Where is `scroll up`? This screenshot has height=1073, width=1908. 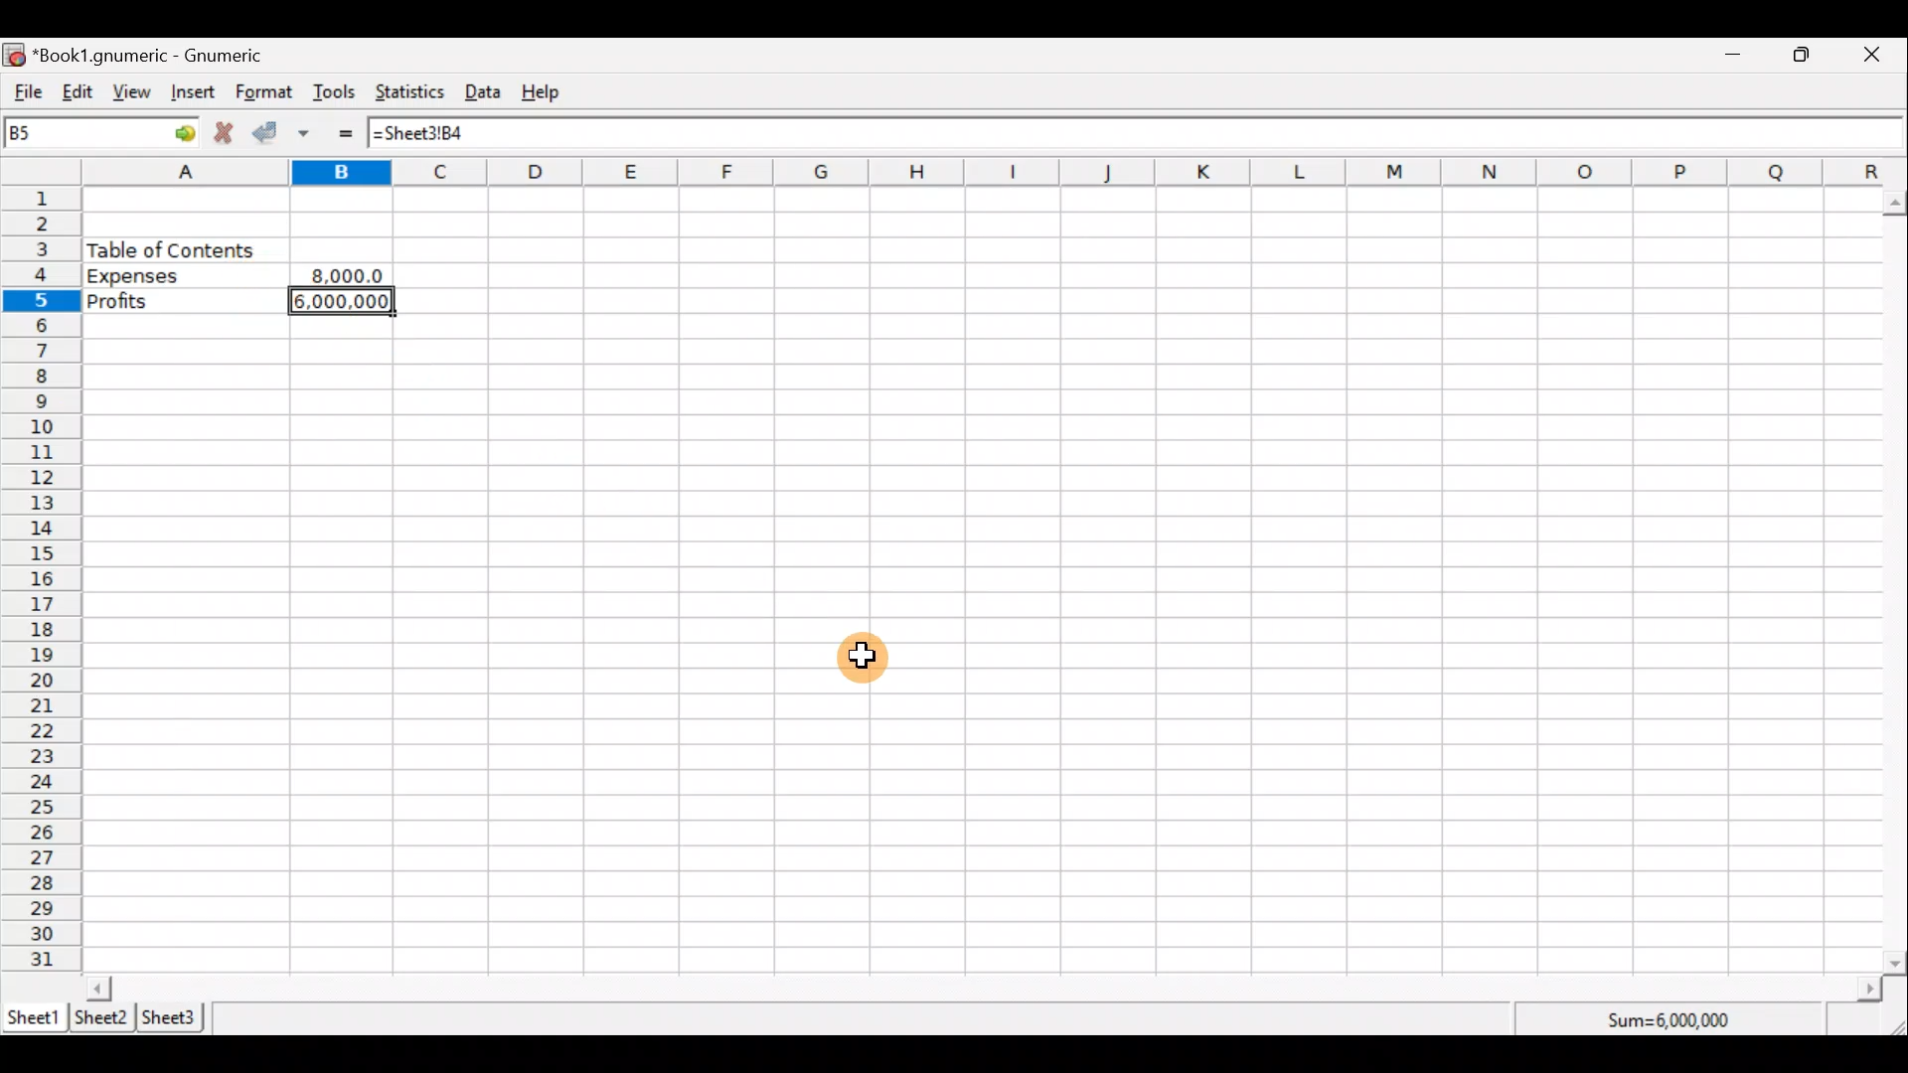 scroll up is located at coordinates (1896, 204).